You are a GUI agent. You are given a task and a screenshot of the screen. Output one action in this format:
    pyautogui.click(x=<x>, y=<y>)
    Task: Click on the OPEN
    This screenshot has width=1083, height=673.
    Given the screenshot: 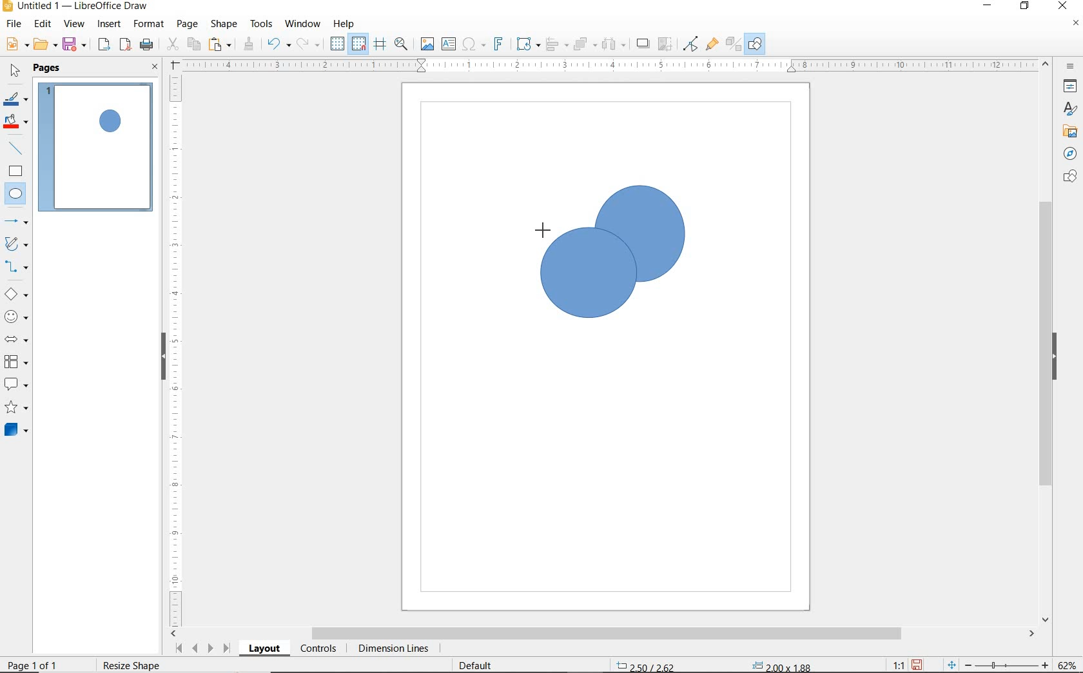 What is the action you would take?
    pyautogui.click(x=45, y=46)
    